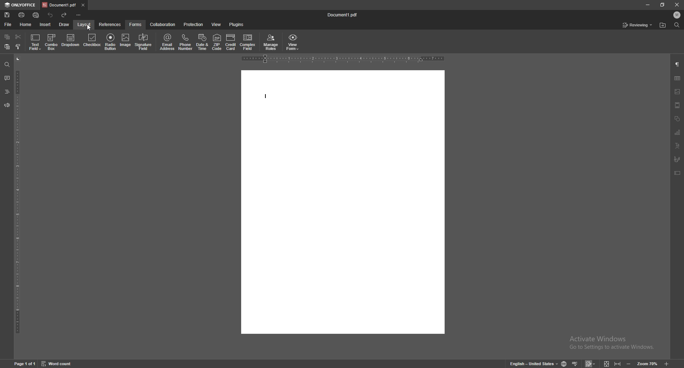  I want to click on feedback, so click(7, 106).